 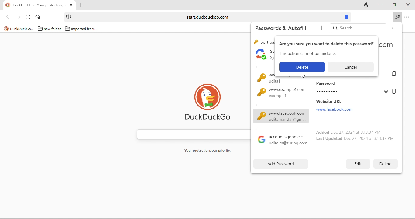 I want to click on copy, so click(x=394, y=91).